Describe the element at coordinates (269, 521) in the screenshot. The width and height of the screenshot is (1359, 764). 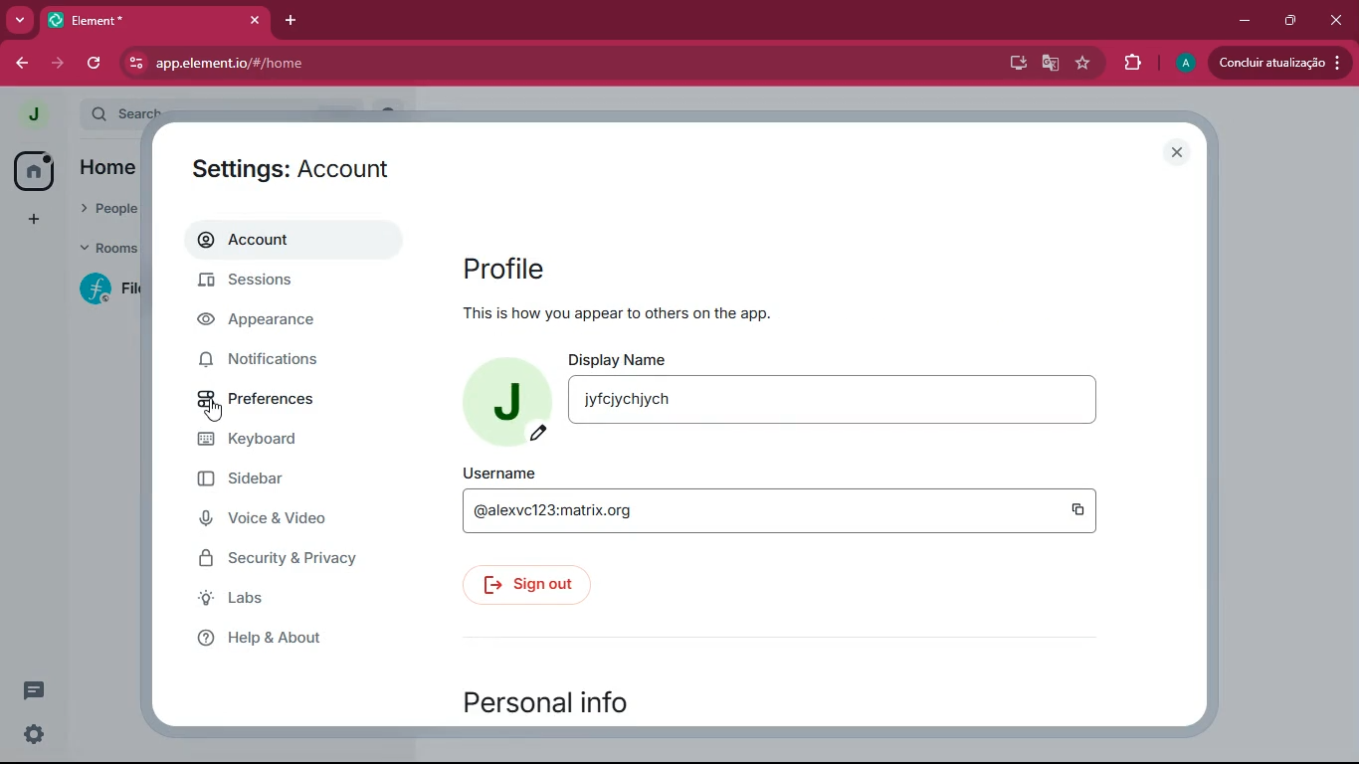
I see `voice & video` at that location.